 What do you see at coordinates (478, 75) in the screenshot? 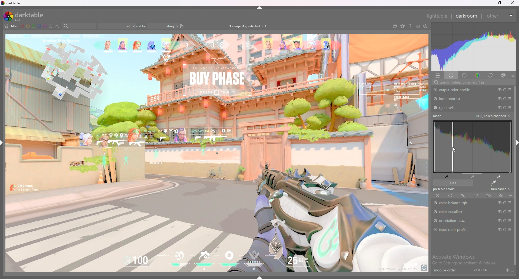
I see `color` at bounding box center [478, 75].